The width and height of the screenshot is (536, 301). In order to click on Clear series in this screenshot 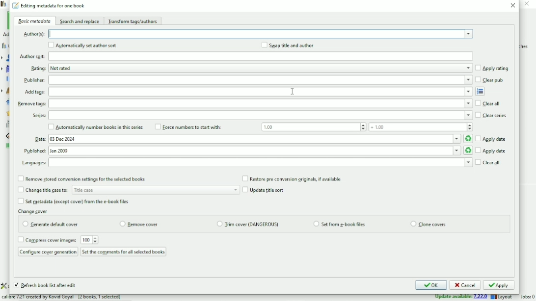, I will do `click(492, 116)`.